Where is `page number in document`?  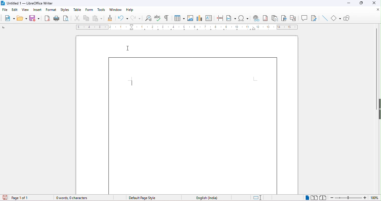
page number in document is located at coordinates (21, 198).